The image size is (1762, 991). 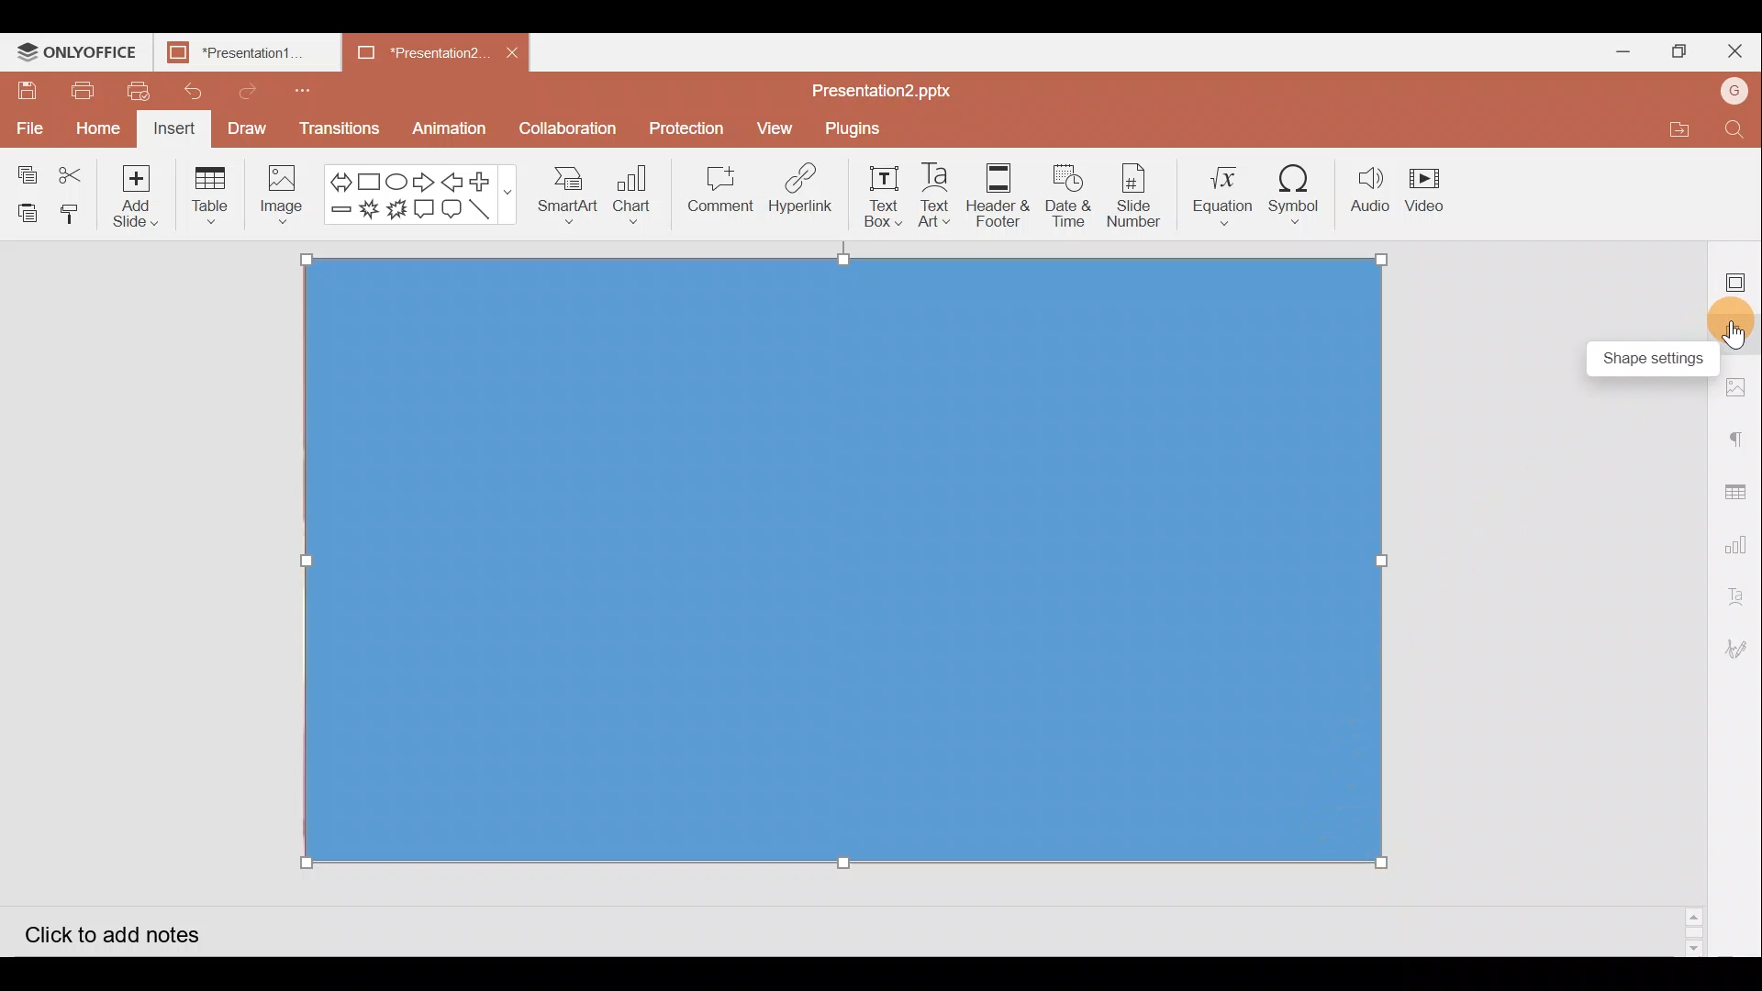 I want to click on Minimize, so click(x=1623, y=51).